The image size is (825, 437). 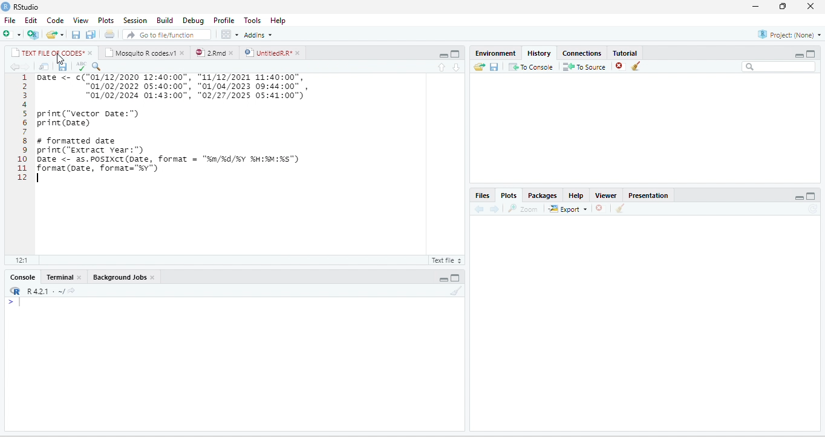 I want to click on forward, so click(x=26, y=67).